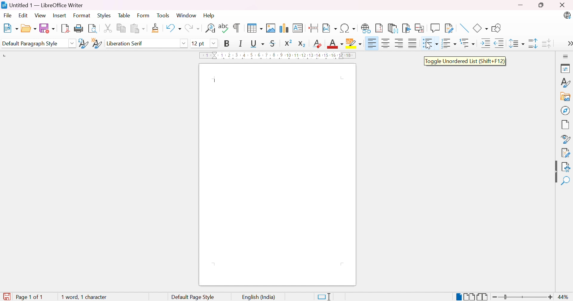 This screenshot has height=301, width=573. What do you see at coordinates (486, 43) in the screenshot?
I see `Increase indent` at bounding box center [486, 43].